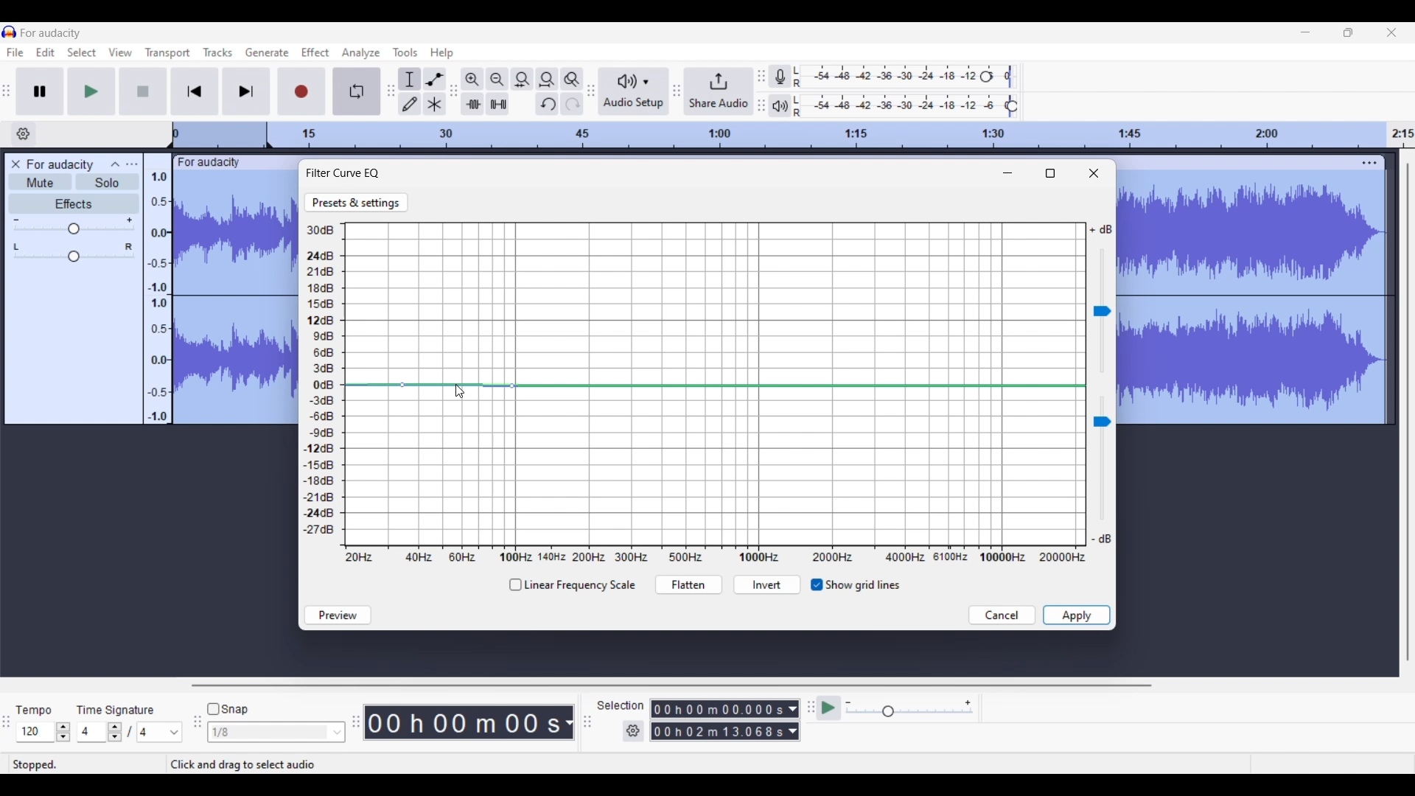 The height and width of the screenshot is (796, 1415). I want to click on Slight change in curve due to addition of another point, so click(457, 385).